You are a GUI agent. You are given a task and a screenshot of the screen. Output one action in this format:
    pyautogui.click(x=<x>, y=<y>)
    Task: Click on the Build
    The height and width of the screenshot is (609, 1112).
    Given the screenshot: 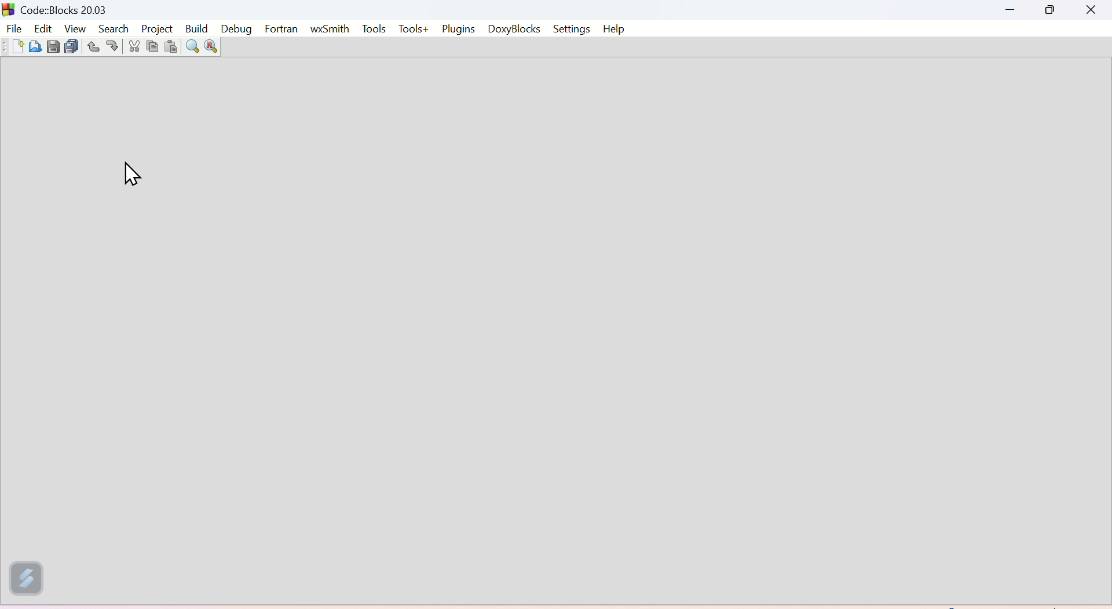 What is the action you would take?
    pyautogui.click(x=196, y=28)
    